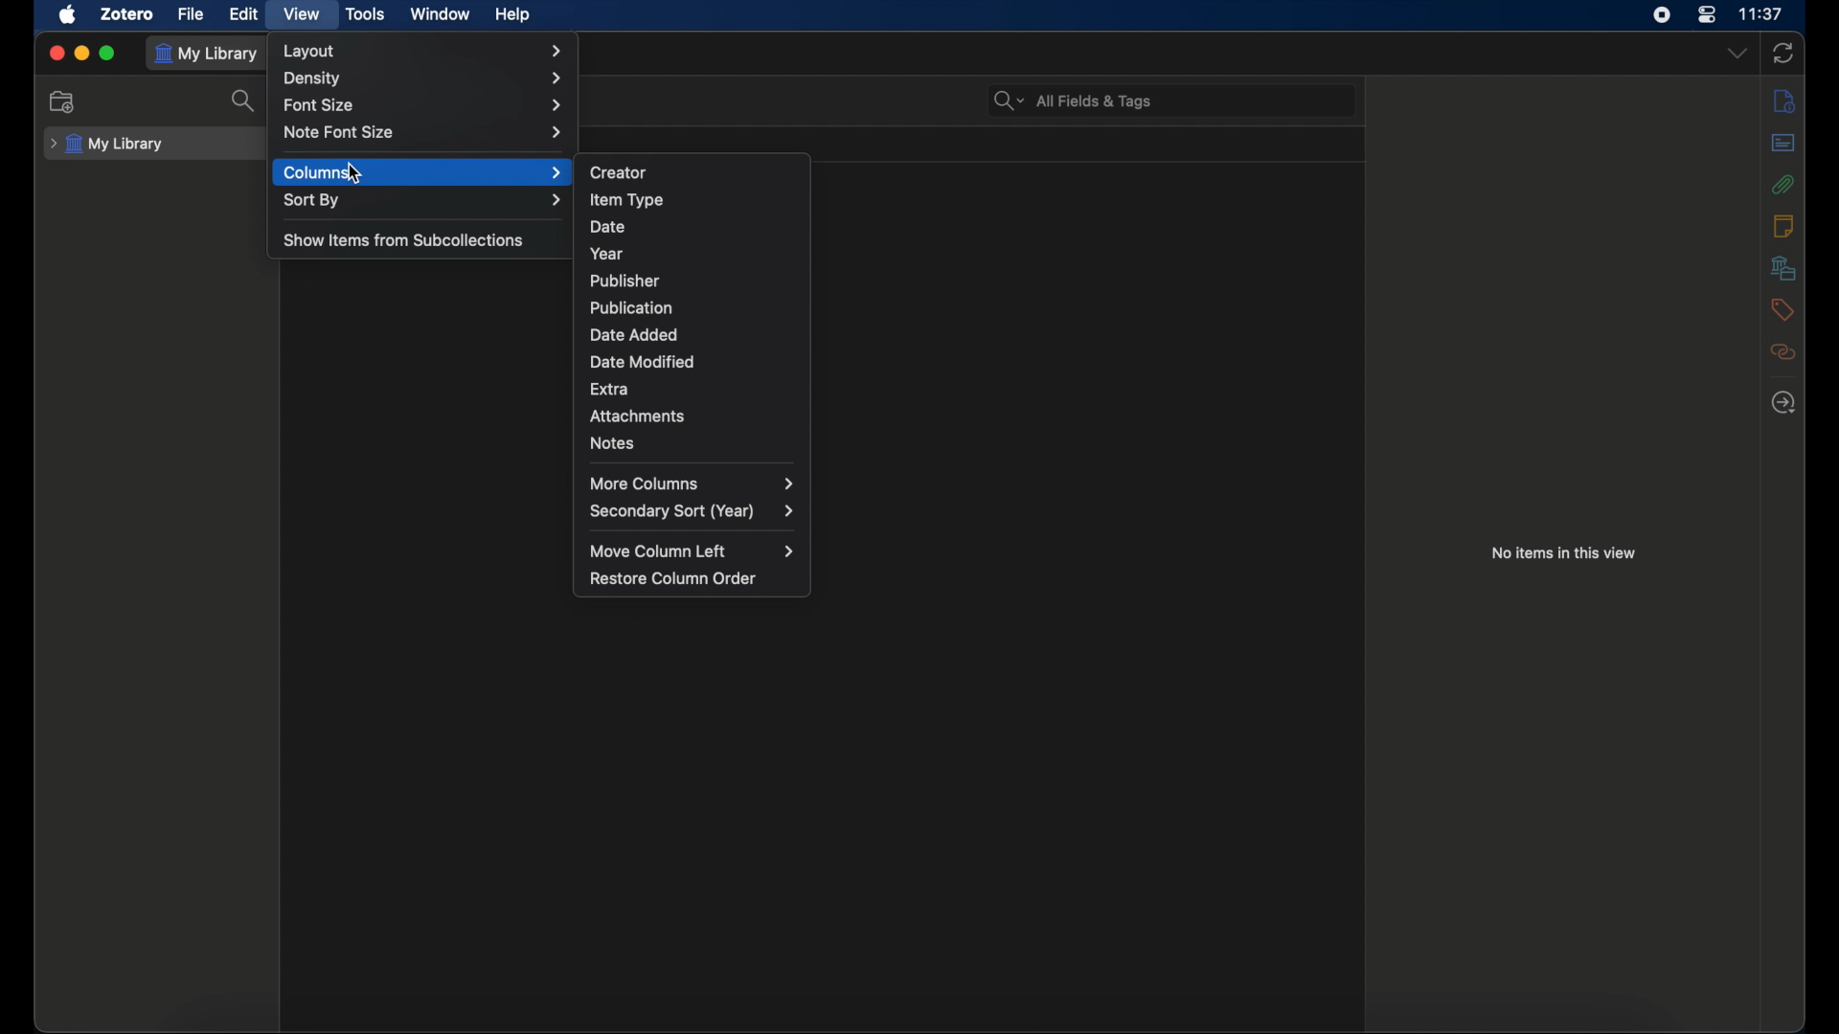  What do you see at coordinates (441, 12) in the screenshot?
I see `window` at bounding box center [441, 12].